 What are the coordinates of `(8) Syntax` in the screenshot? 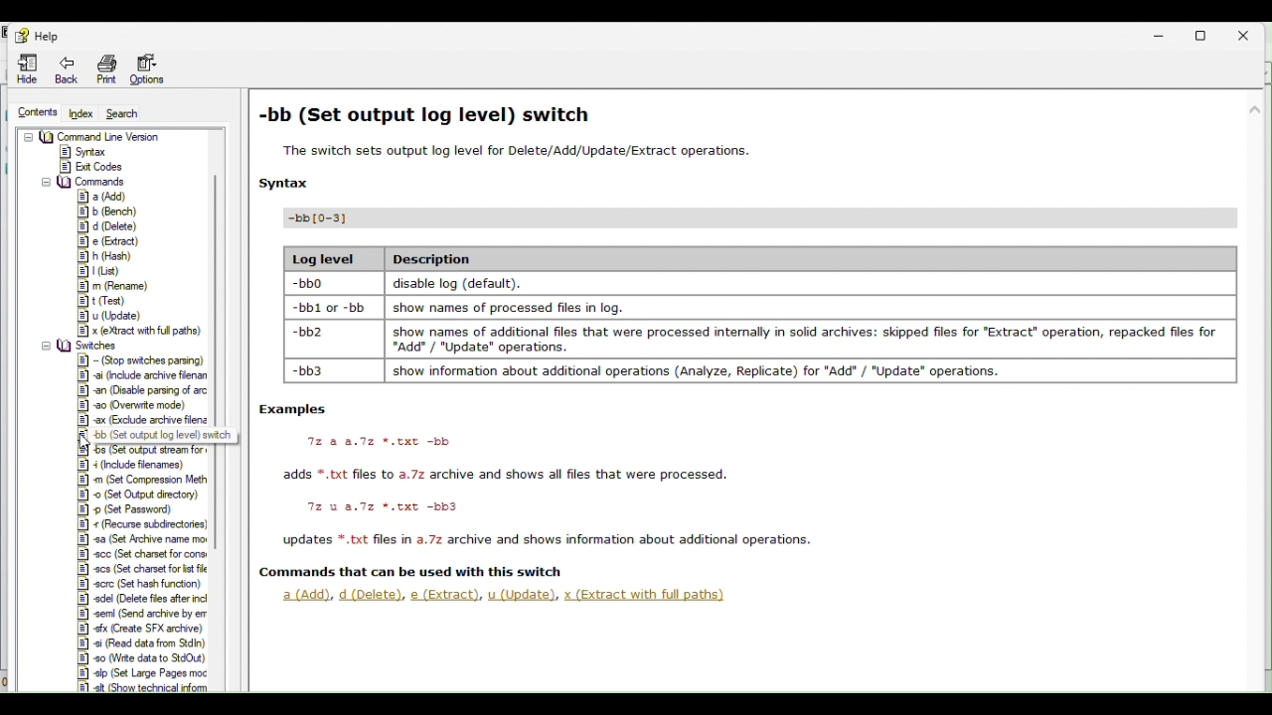 It's located at (84, 151).